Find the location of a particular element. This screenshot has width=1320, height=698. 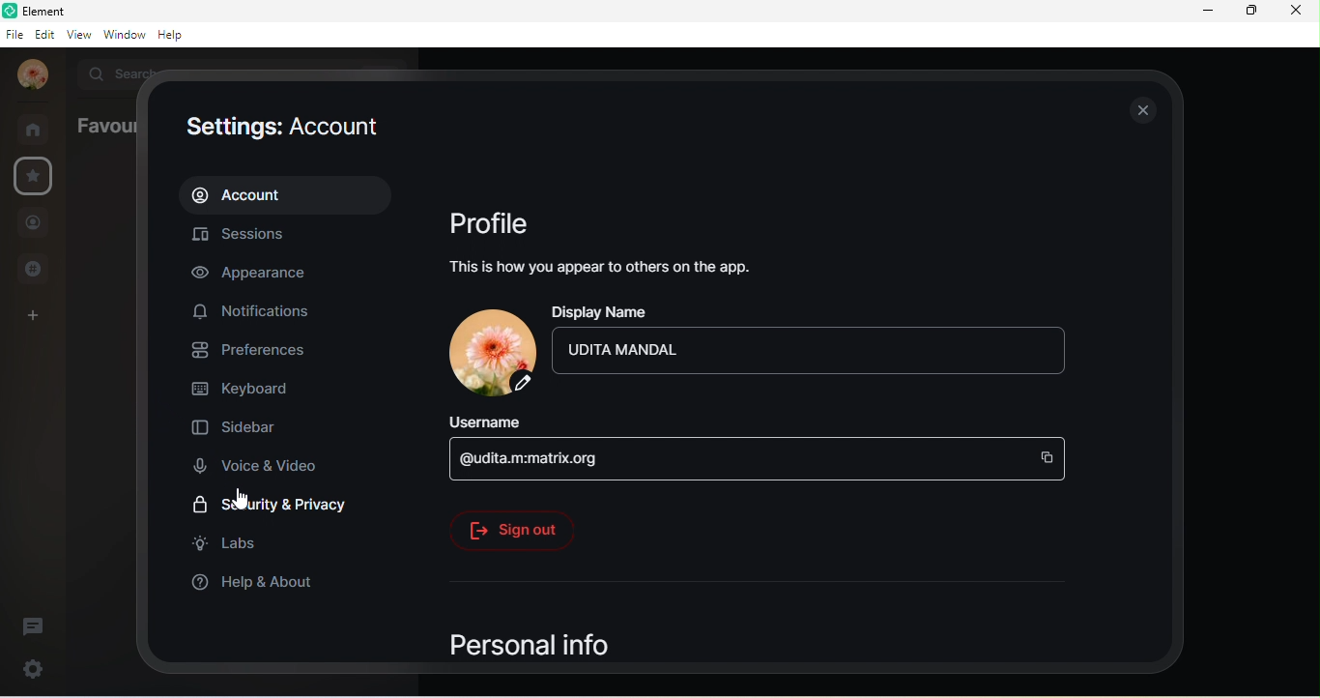

help is located at coordinates (175, 35).